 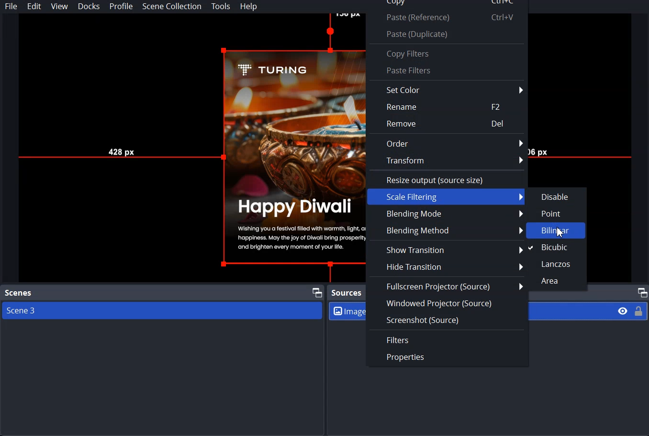 I want to click on Resize output, so click(x=448, y=179).